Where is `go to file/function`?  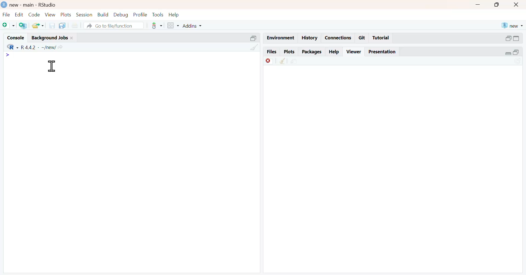
go to file/function is located at coordinates (114, 26).